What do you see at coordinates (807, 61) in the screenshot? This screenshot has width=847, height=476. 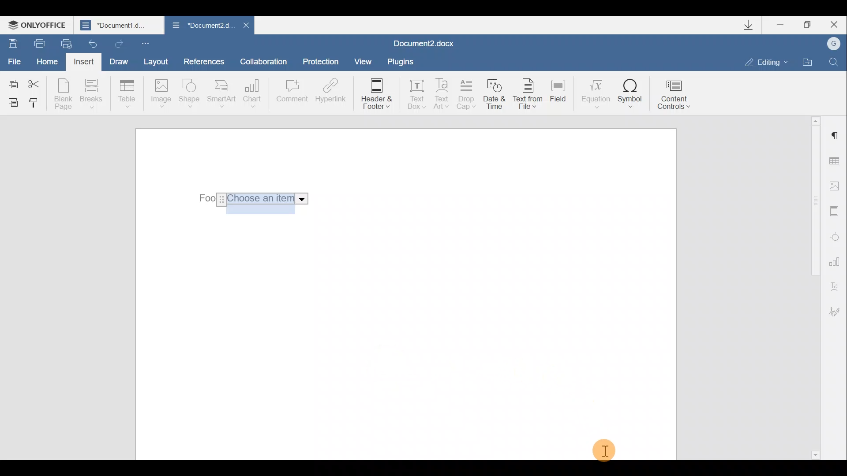 I see `Open file location` at bounding box center [807, 61].